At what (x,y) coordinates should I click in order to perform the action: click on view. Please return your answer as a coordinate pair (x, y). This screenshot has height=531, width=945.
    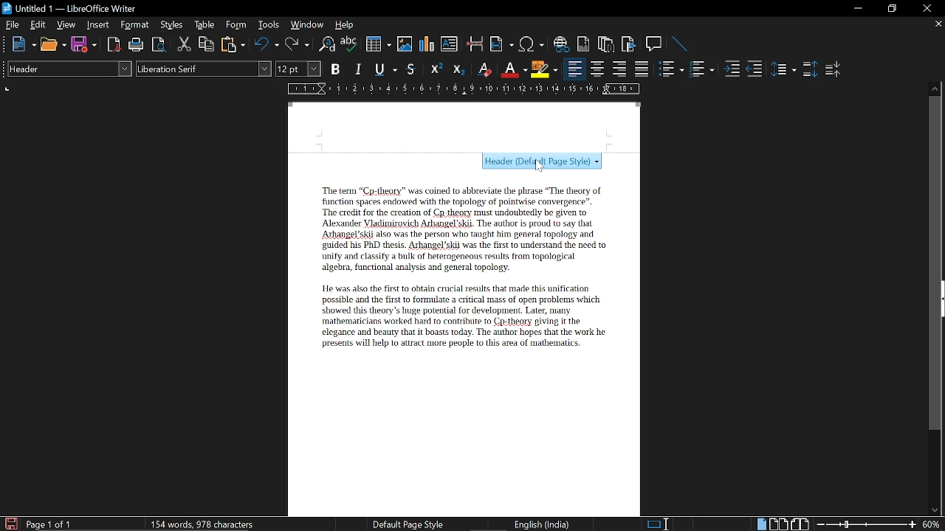
    Looking at the image, I should click on (66, 24).